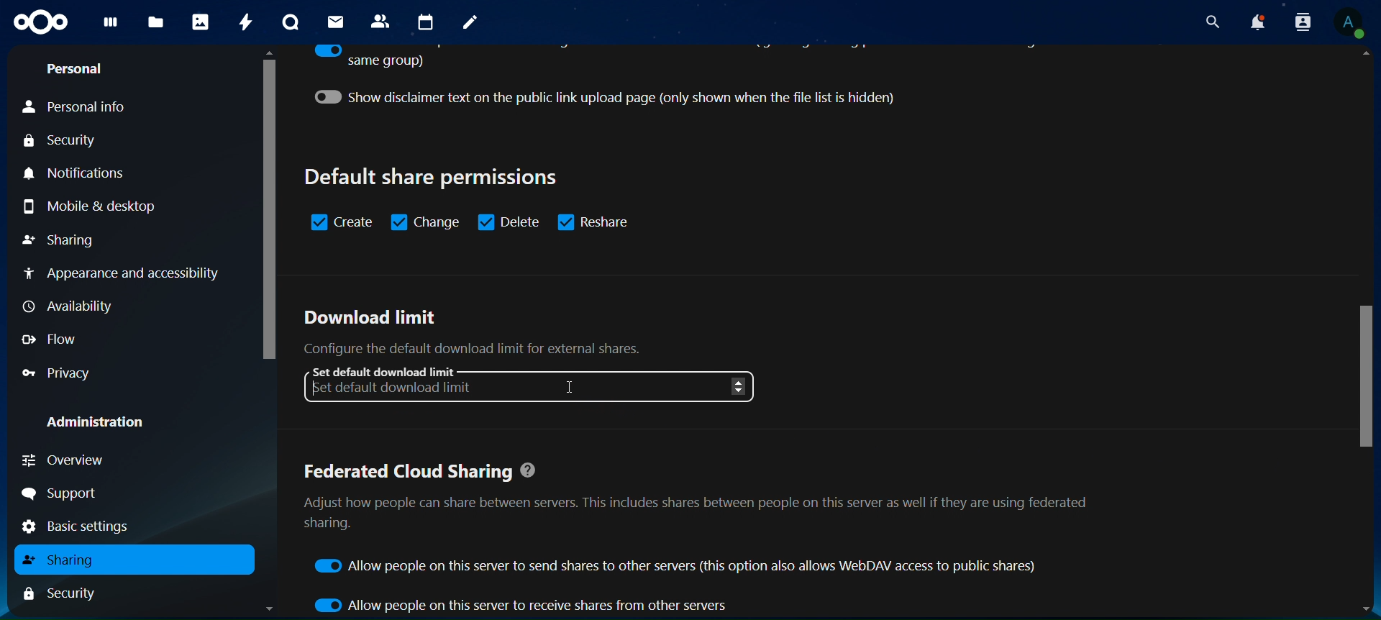 This screenshot has height=620, width=1381. I want to click on change, so click(427, 221).